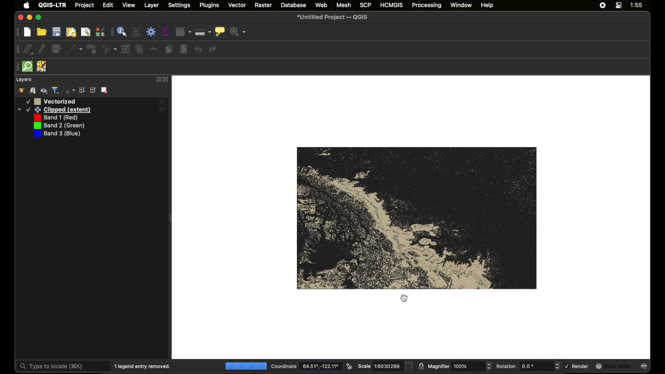 The width and height of the screenshot is (665, 374). Describe the element at coordinates (179, 6) in the screenshot. I see `settings` at that location.